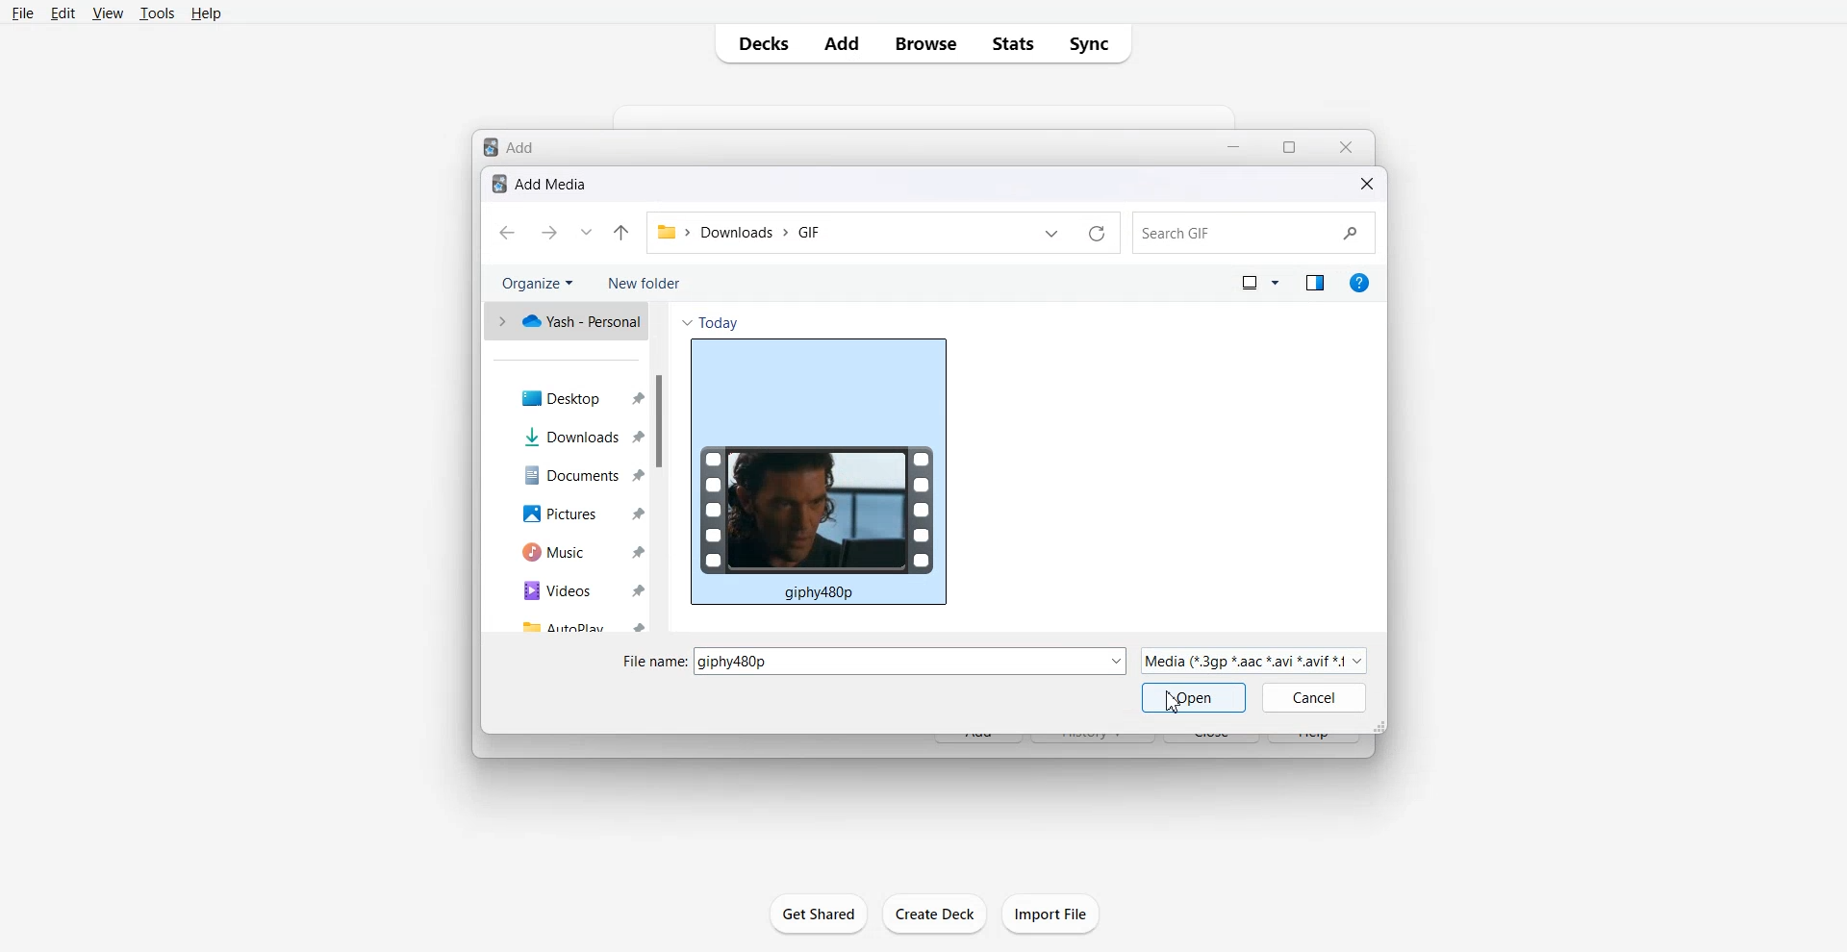  I want to click on Minimize, so click(1235, 146).